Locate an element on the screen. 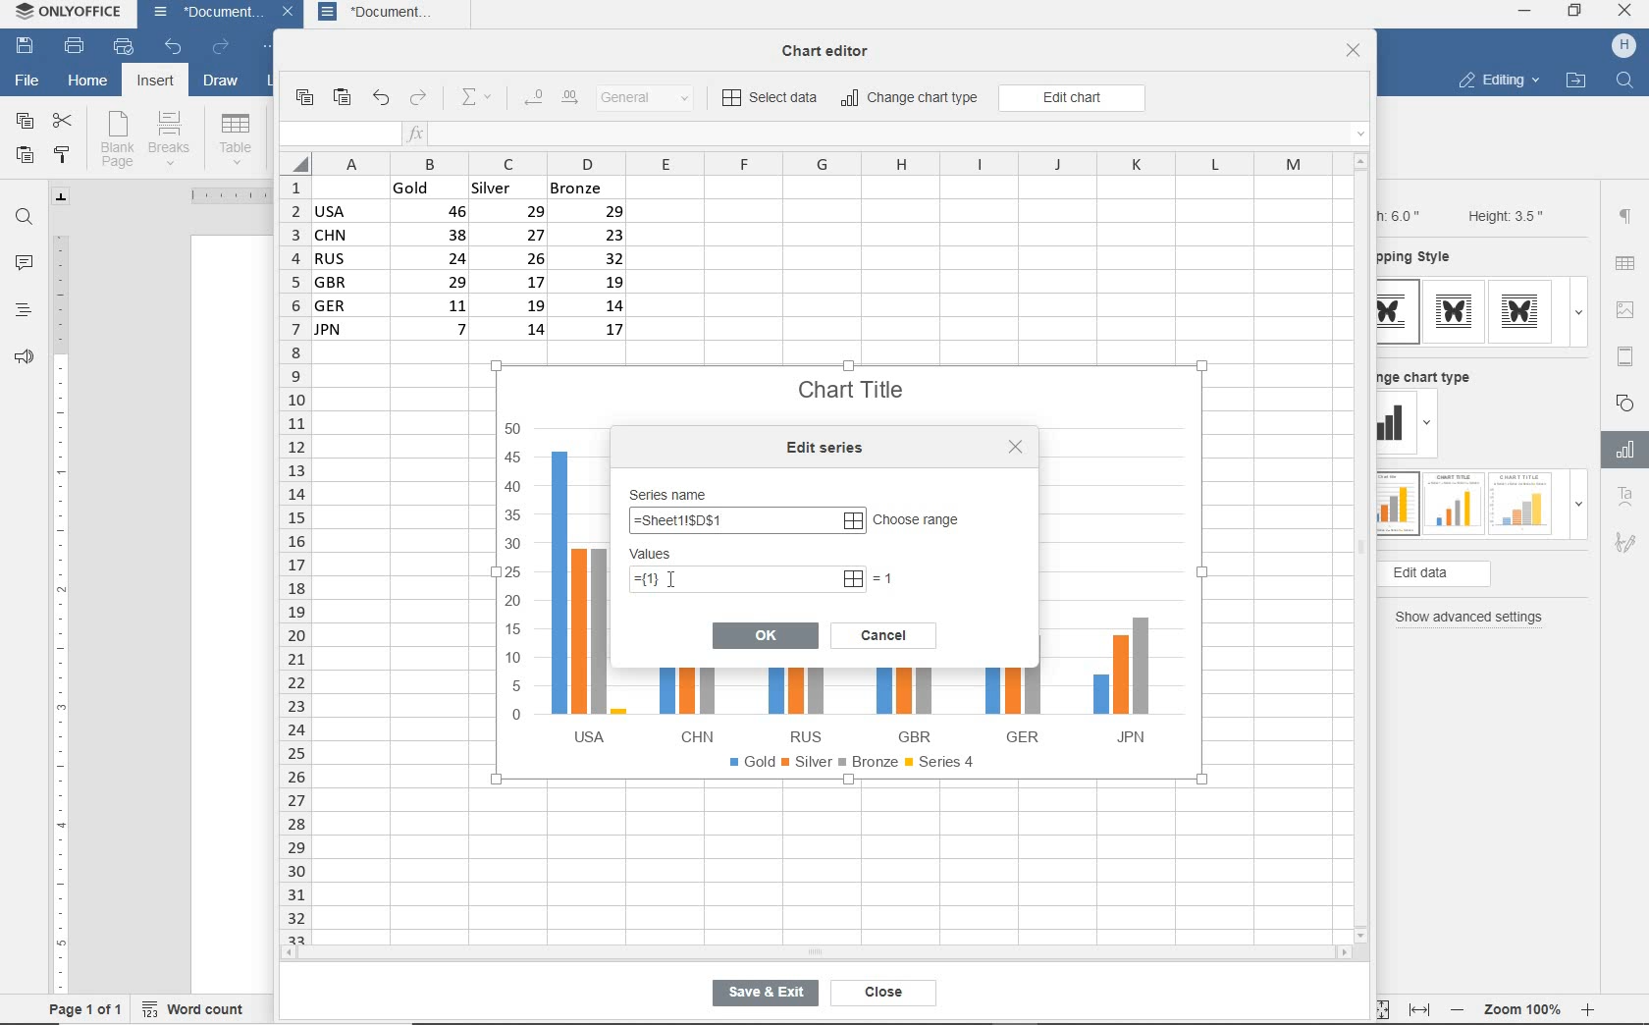 This screenshot has width=1649, height=1025. dropdown is located at coordinates (1430, 426).